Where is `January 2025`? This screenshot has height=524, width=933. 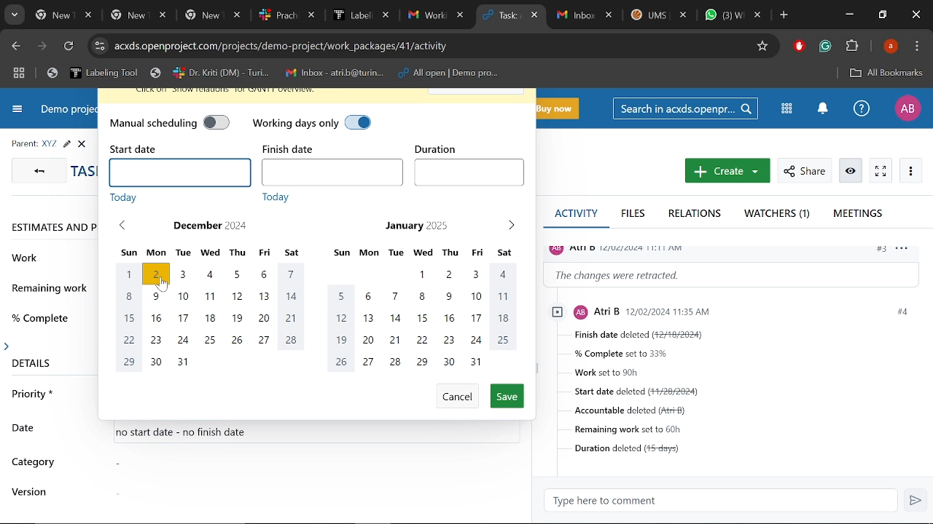 January 2025 is located at coordinates (416, 224).